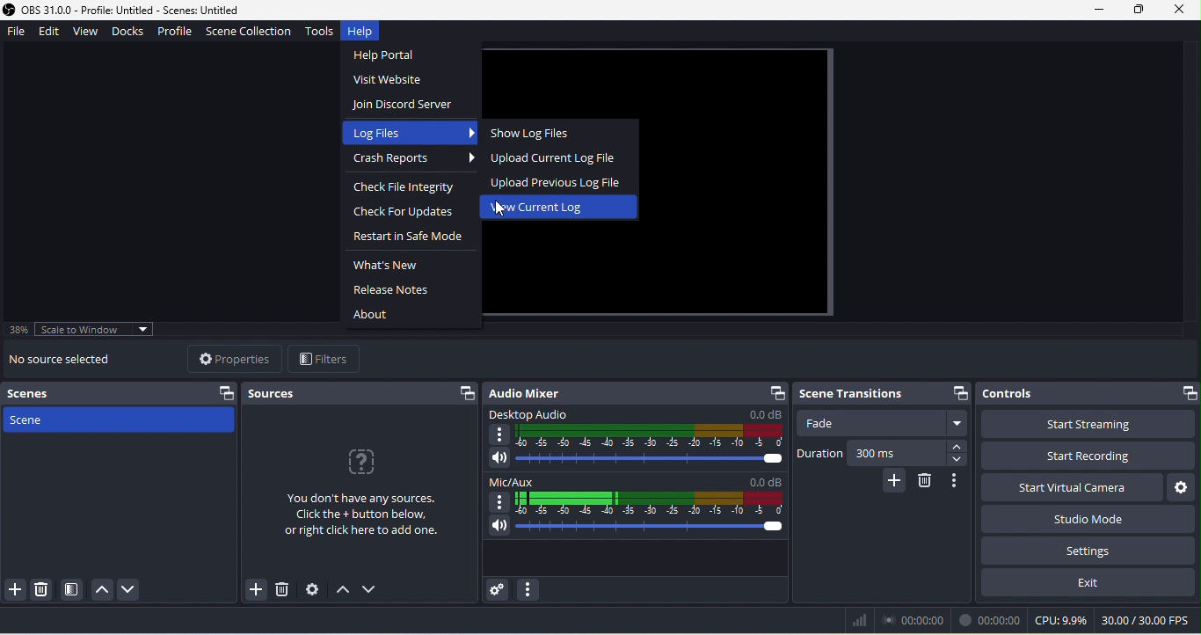 The height and width of the screenshot is (635, 1201). I want to click on 38%, so click(20, 330).